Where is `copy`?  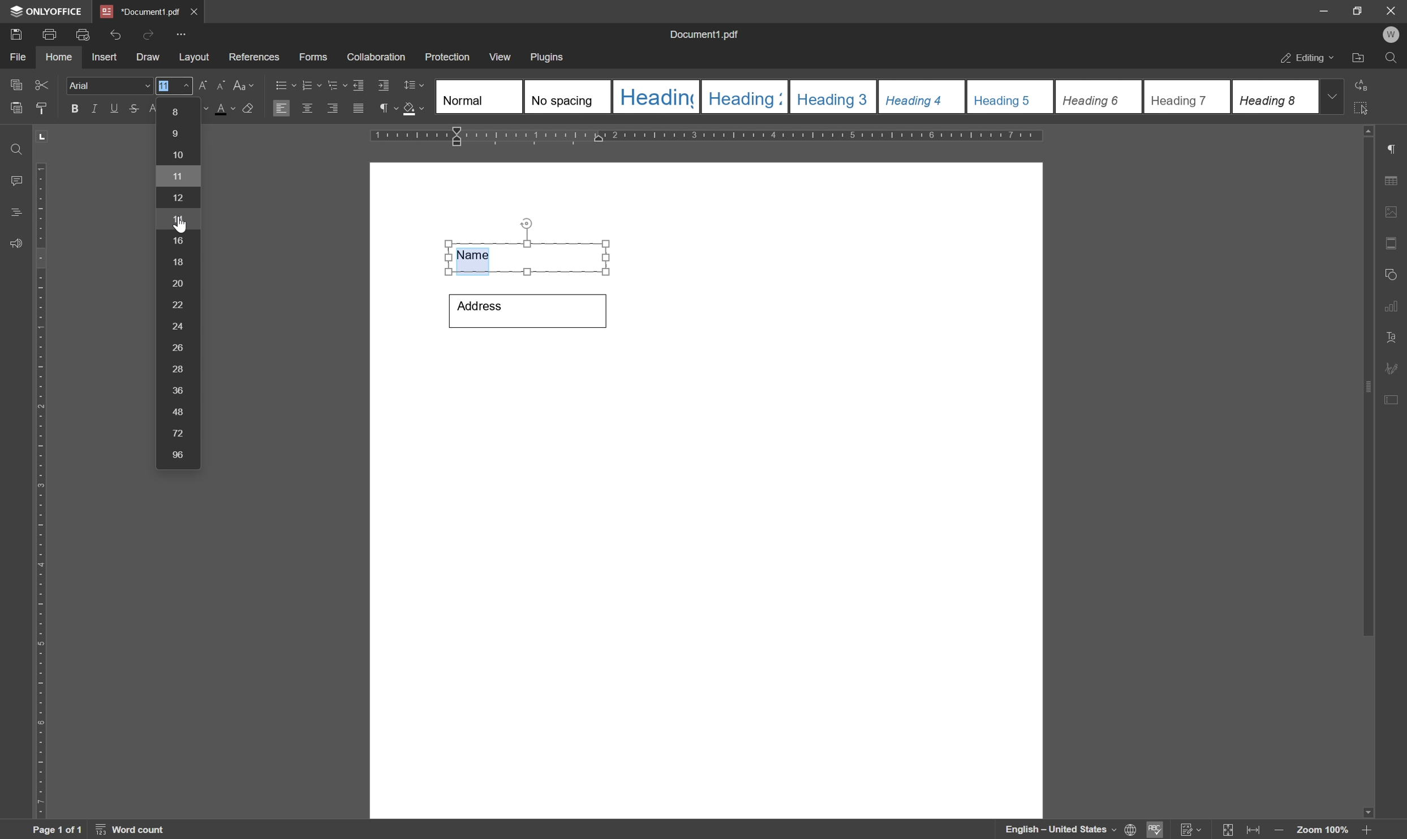 copy is located at coordinates (15, 83).